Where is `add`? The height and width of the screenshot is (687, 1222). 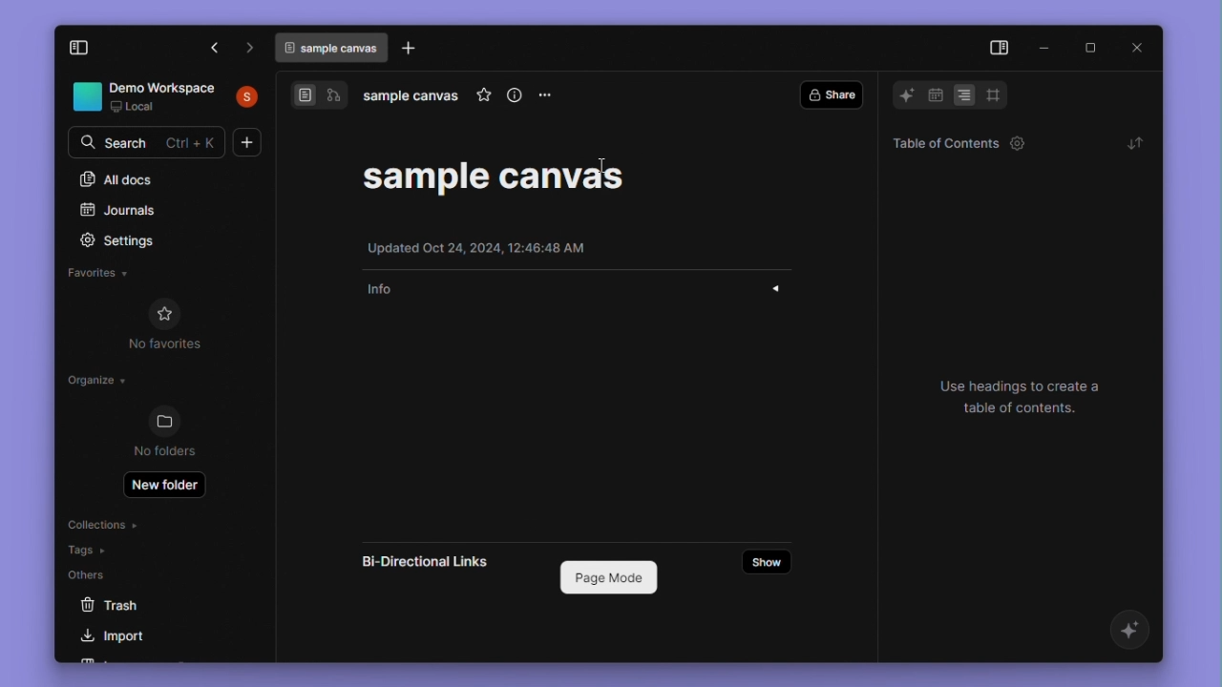 add is located at coordinates (247, 142).